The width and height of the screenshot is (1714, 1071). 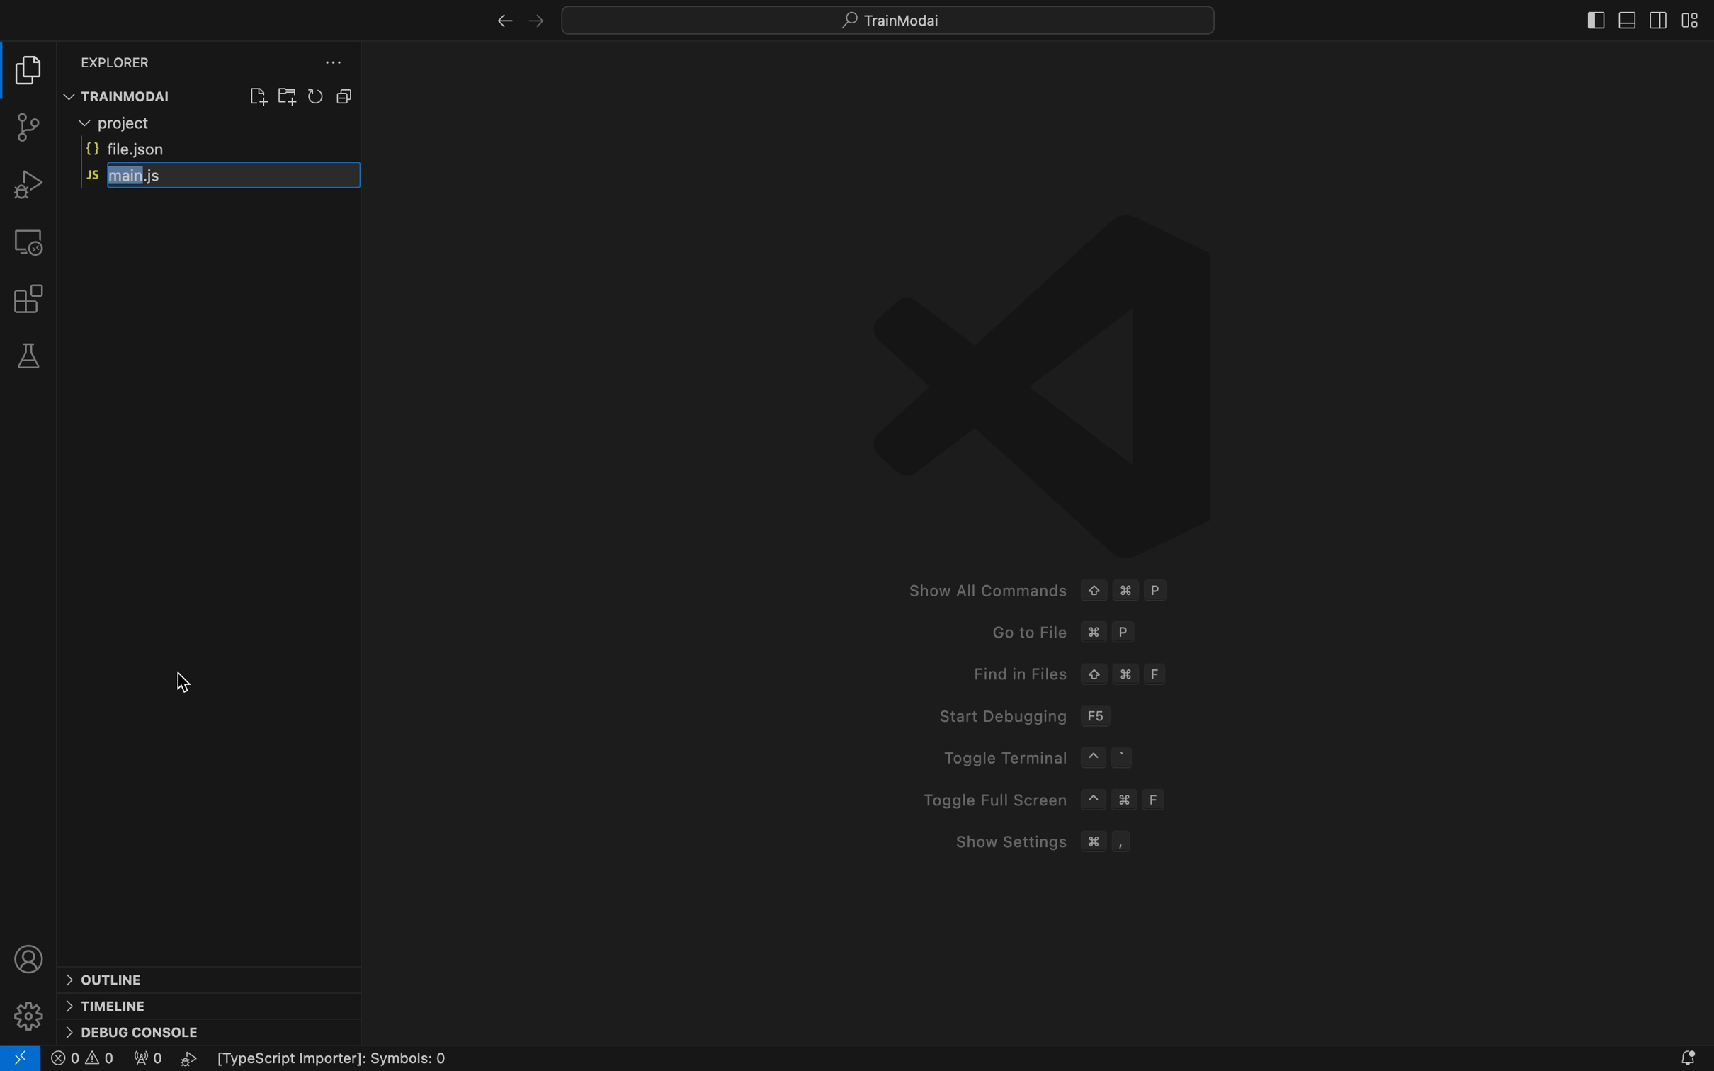 I want to click on Show Setting, so click(x=1045, y=841).